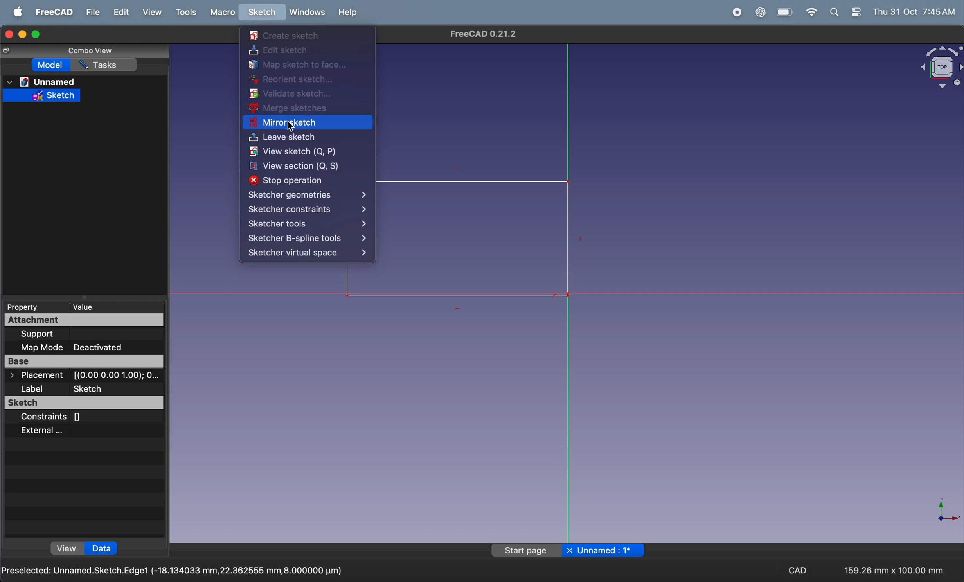 The image size is (964, 582). Describe the element at coordinates (220, 13) in the screenshot. I see `marco` at that location.